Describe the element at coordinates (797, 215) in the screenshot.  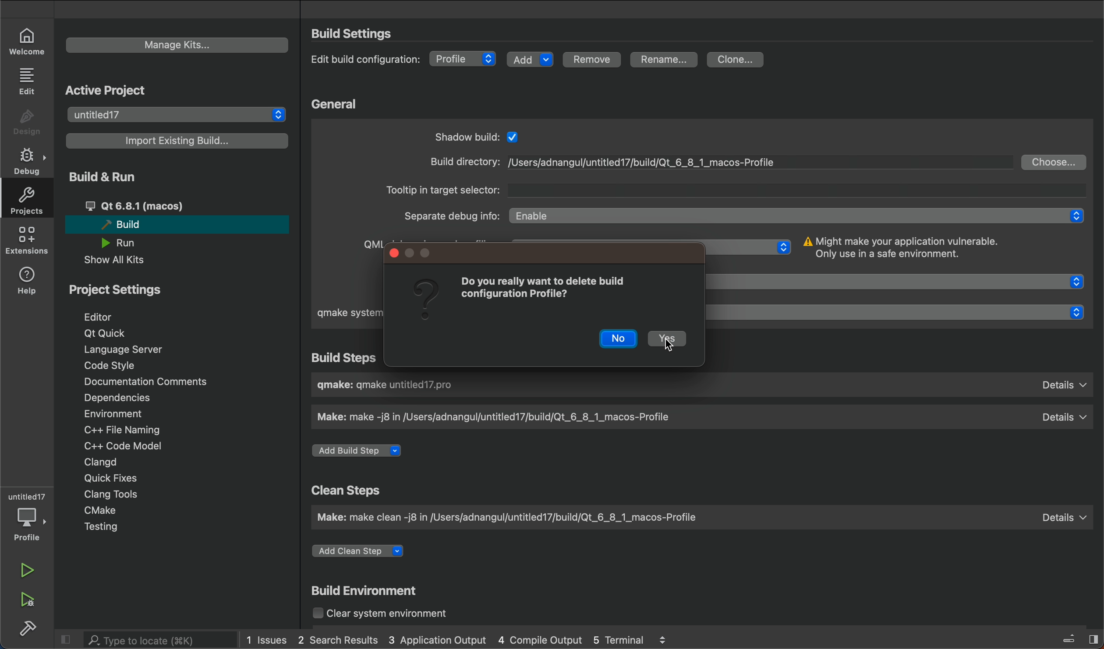
I see `Enable` at that location.